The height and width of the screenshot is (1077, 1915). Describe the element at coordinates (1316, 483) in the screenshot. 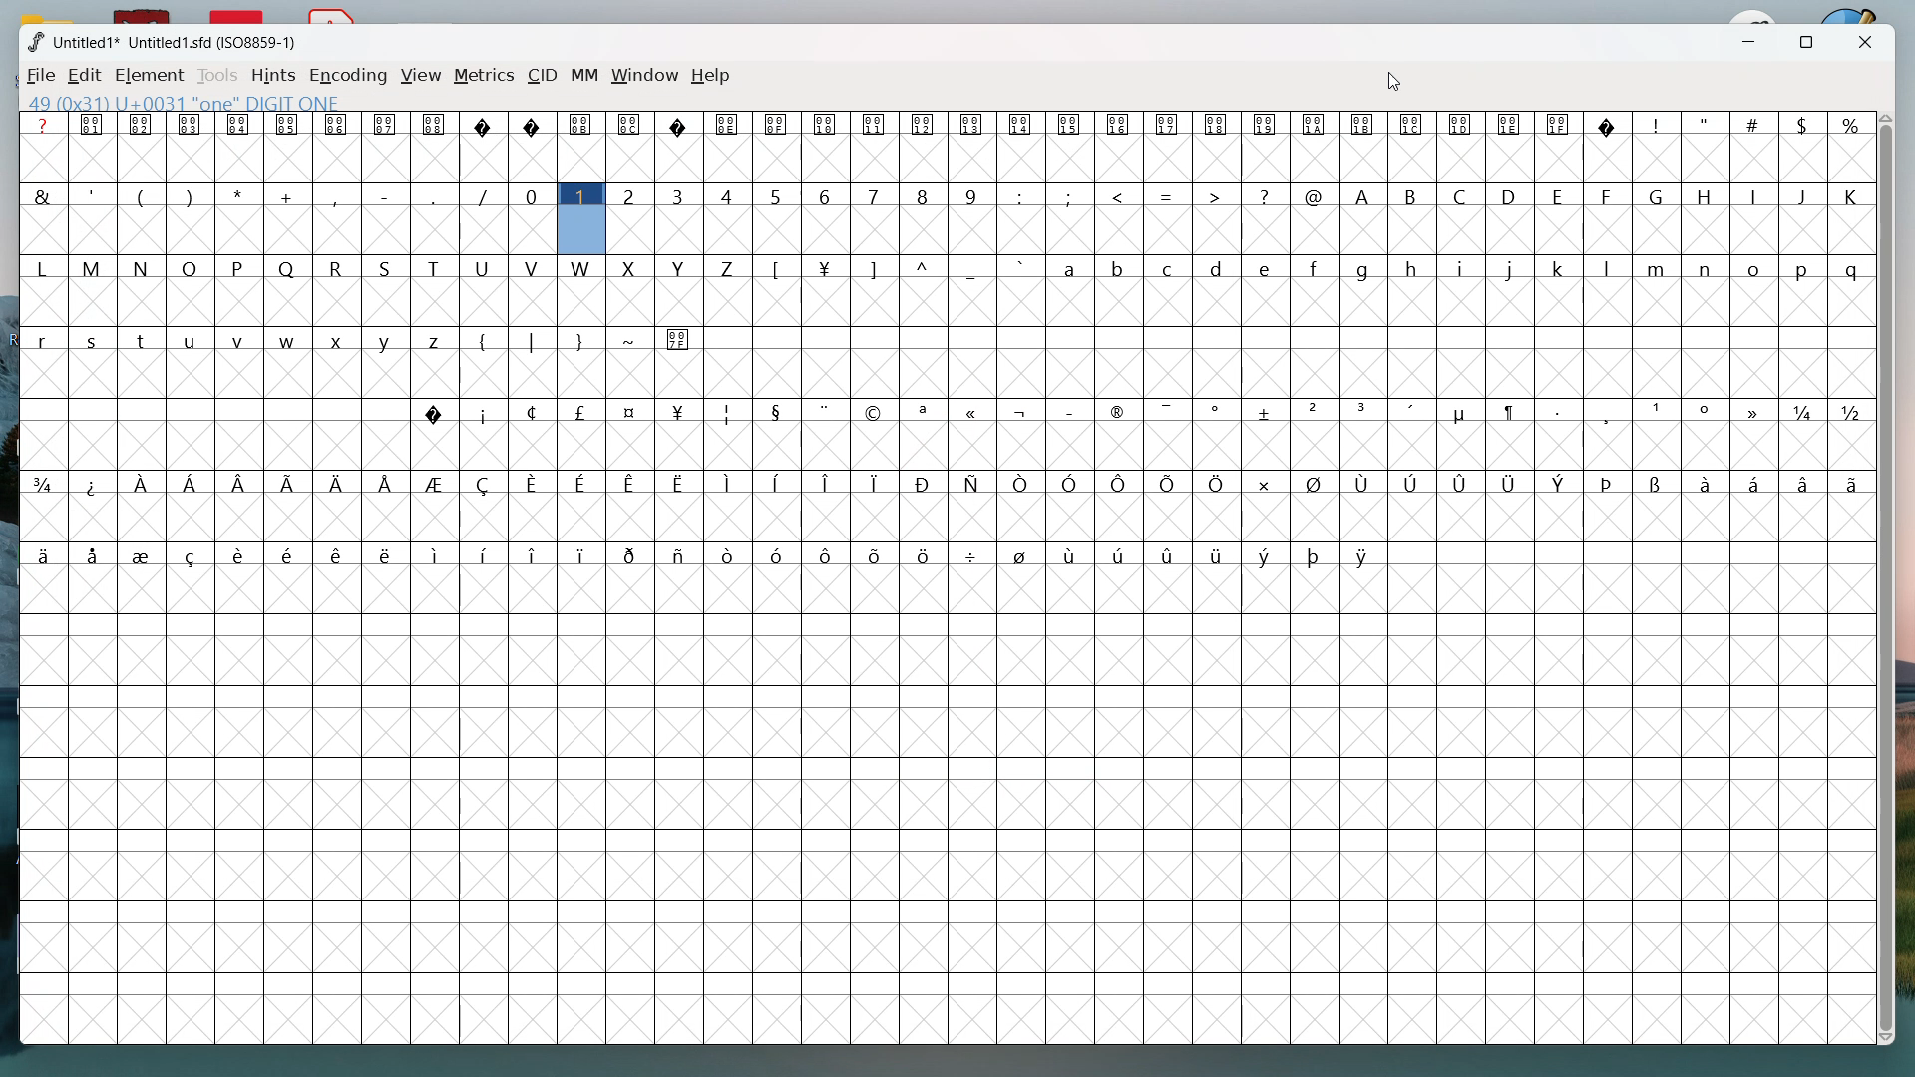

I see `symbol` at that location.